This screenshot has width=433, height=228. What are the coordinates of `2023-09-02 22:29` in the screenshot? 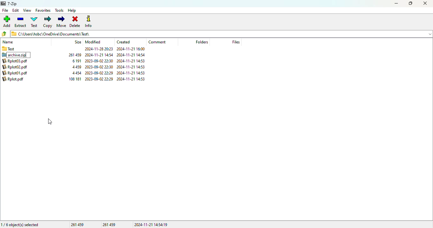 It's located at (100, 73).